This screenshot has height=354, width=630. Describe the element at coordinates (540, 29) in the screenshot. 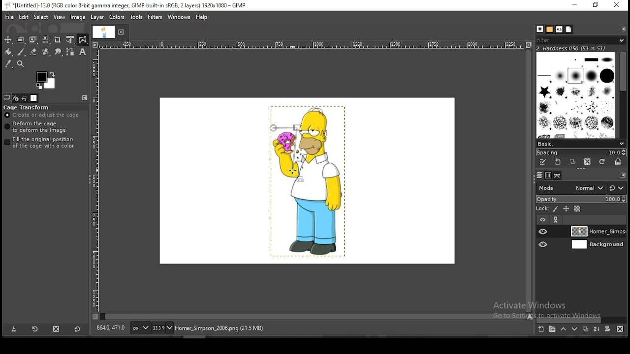

I see `brushes` at that location.